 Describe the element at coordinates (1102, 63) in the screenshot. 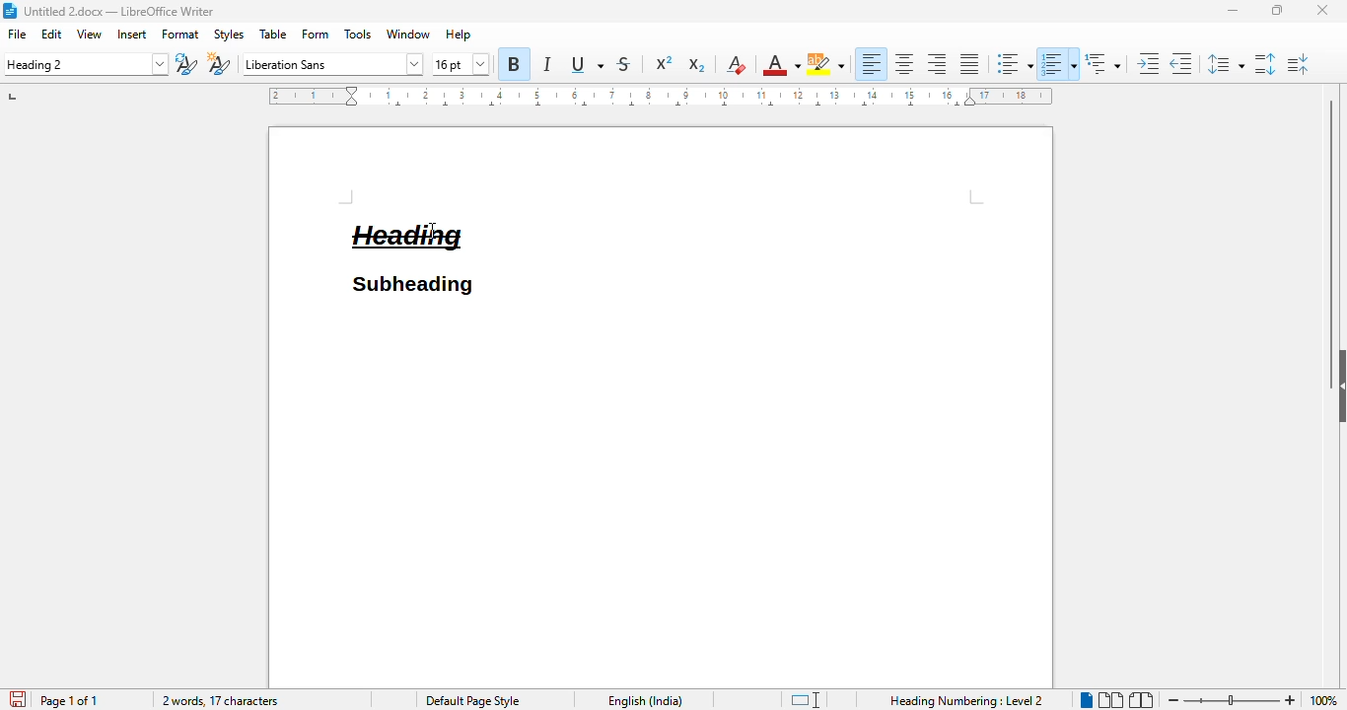

I see `set outline format` at that location.